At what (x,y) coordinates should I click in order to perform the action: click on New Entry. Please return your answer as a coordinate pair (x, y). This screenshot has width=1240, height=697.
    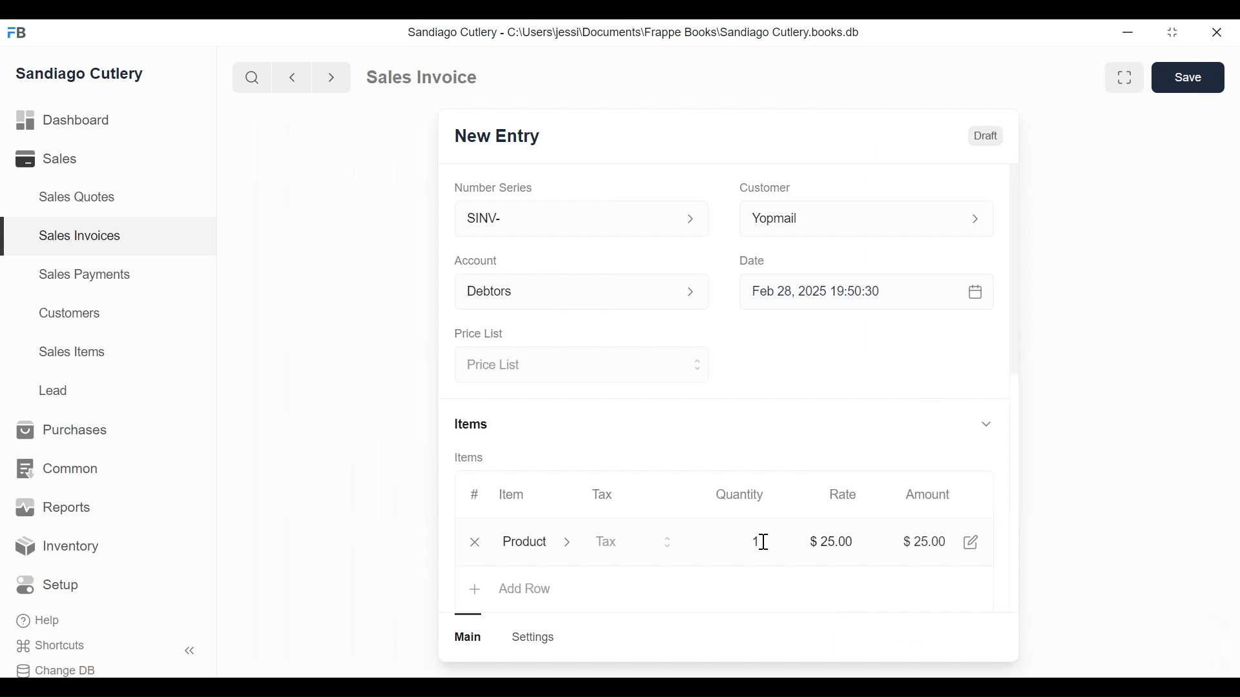
    Looking at the image, I should click on (493, 137).